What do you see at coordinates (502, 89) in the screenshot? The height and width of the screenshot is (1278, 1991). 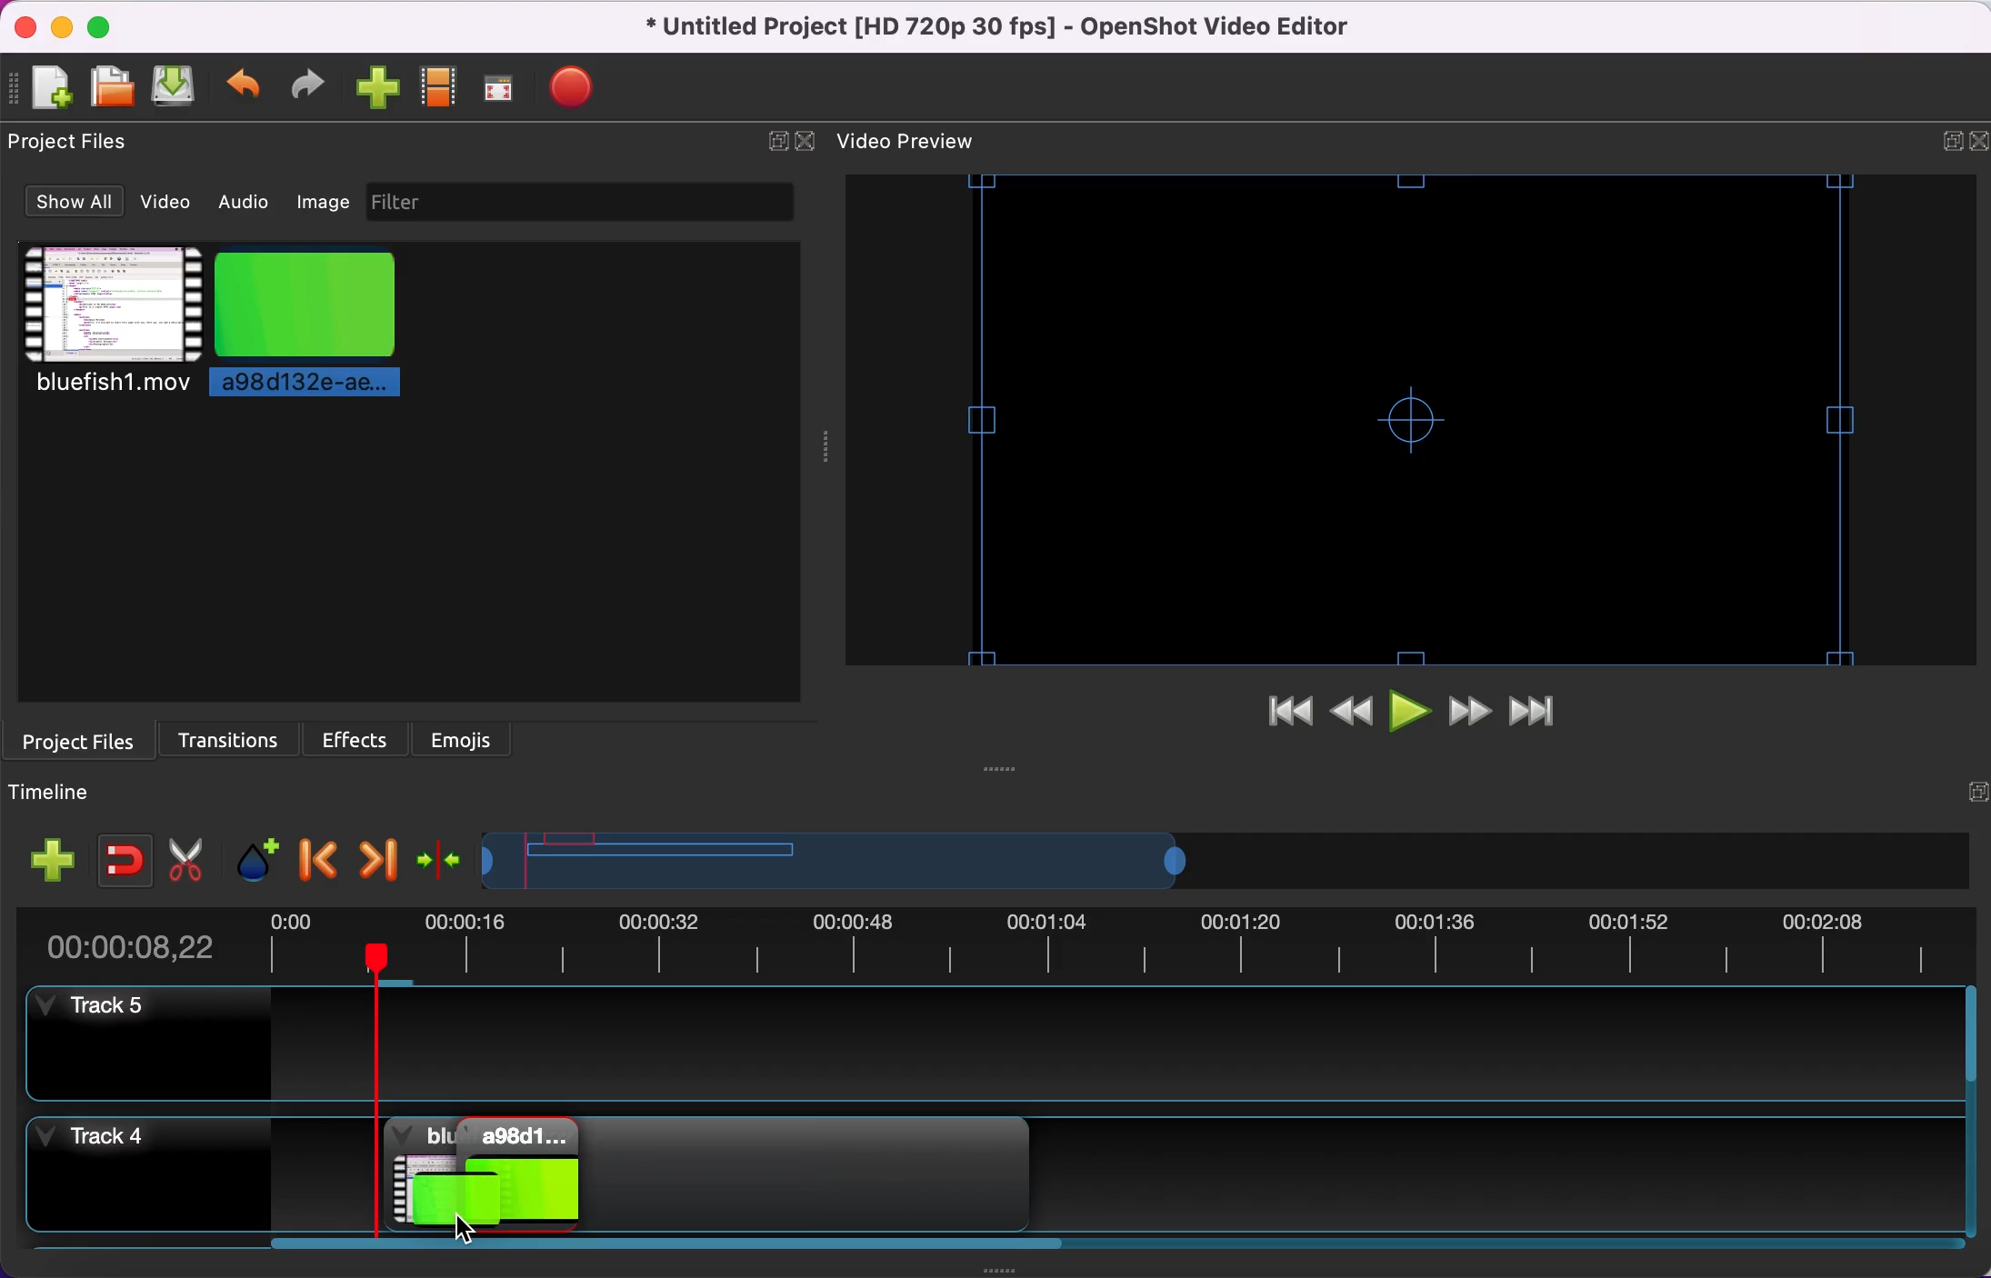 I see `fullscreen` at bounding box center [502, 89].